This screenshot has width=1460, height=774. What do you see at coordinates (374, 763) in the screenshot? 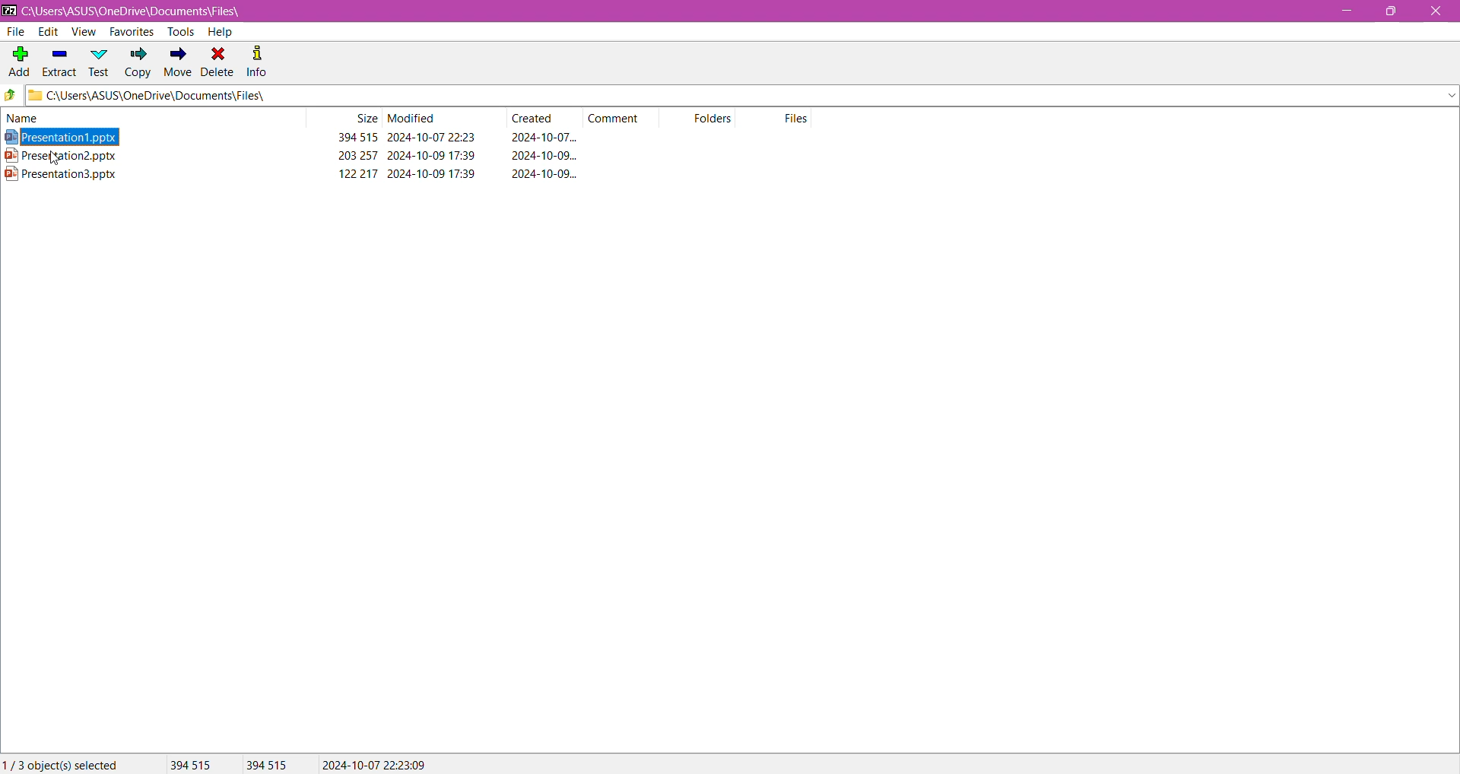
I see `2024-10-07 22:23:09` at bounding box center [374, 763].